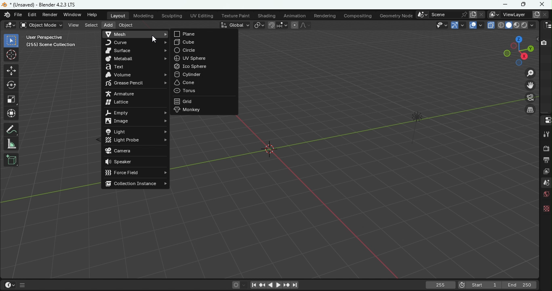 This screenshot has width=552, height=291. What do you see at coordinates (127, 26) in the screenshot?
I see `Object` at bounding box center [127, 26].